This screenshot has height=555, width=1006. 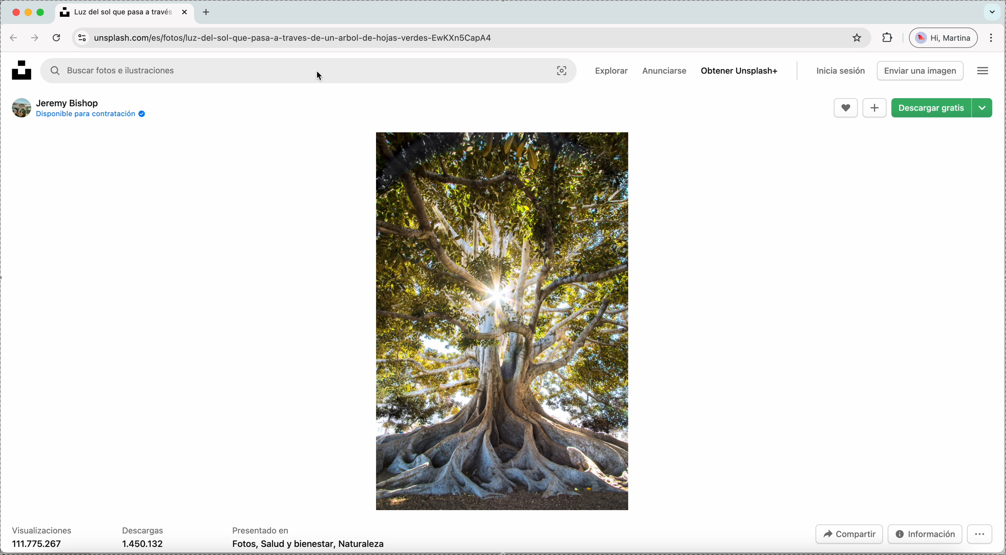 What do you see at coordinates (43, 12) in the screenshot?
I see `maximize` at bounding box center [43, 12].